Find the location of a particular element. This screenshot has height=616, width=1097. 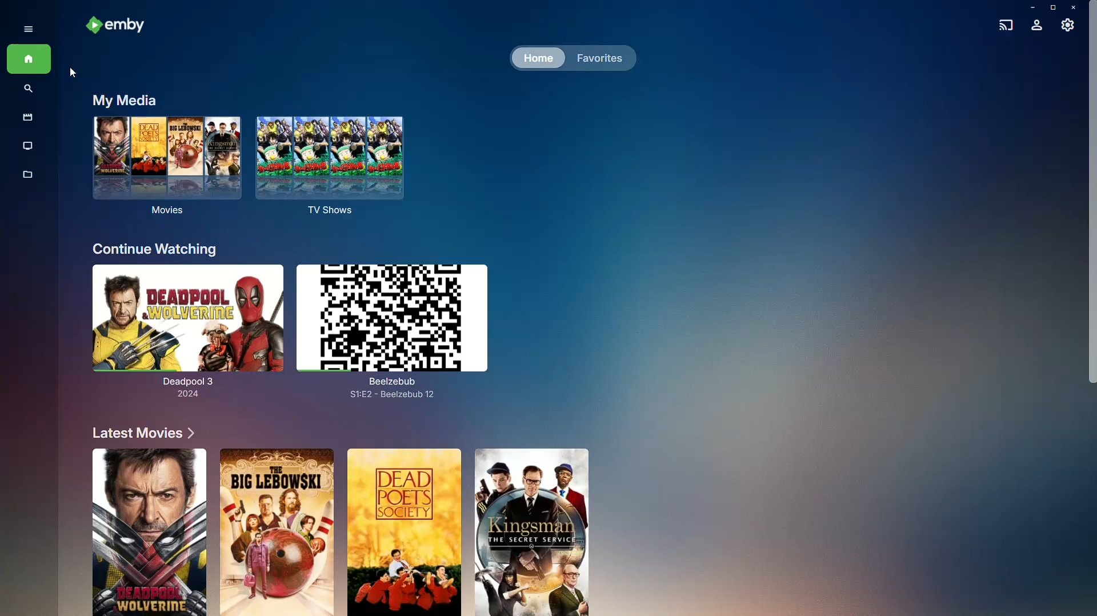

Home is located at coordinates (29, 60).